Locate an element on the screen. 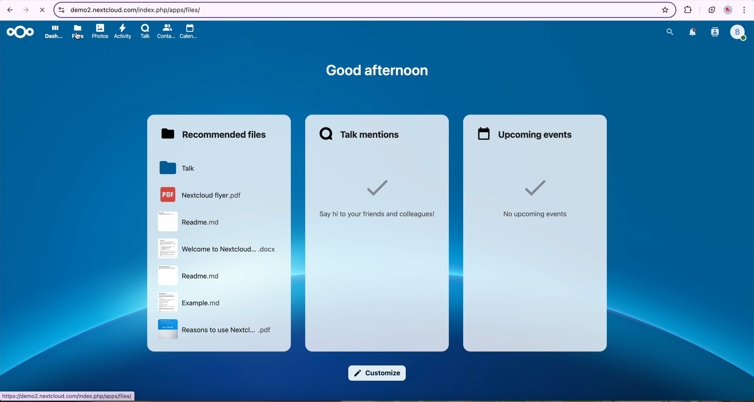  profile picture is located at coordinates (729, 11).